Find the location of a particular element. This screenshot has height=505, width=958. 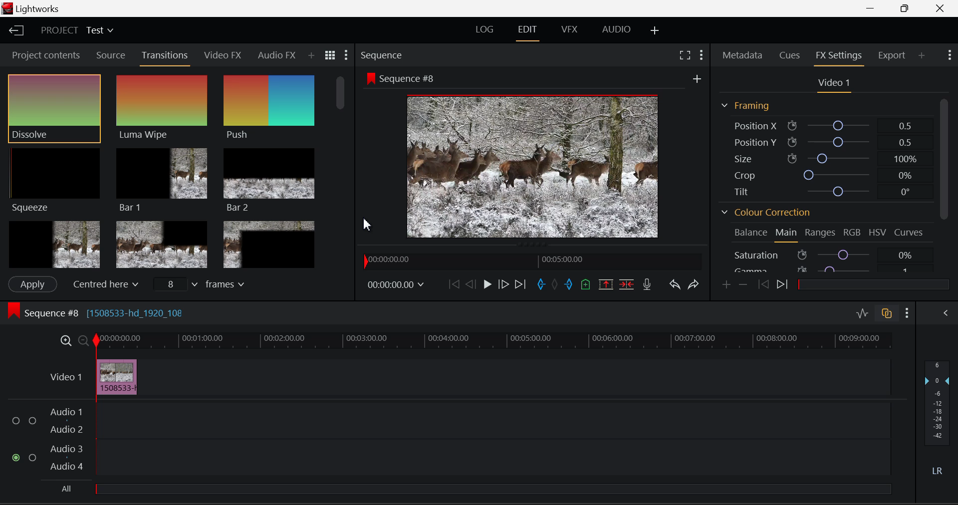

Timeline Track is located at coordinates (493, 341).